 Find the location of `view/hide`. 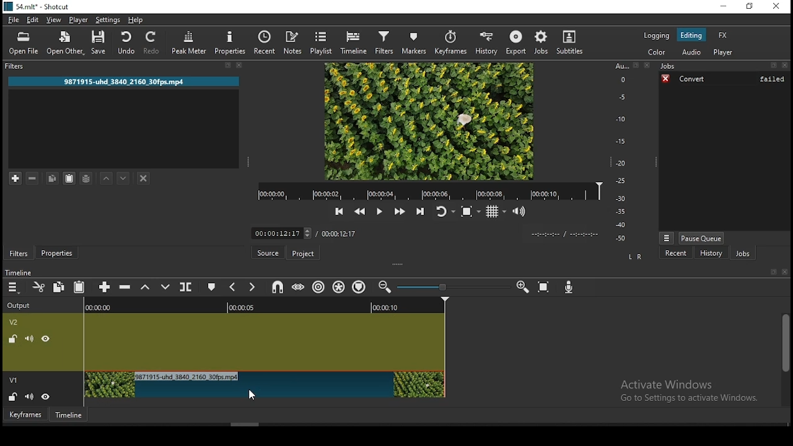

view/hide is located at coordinates (46, 396).